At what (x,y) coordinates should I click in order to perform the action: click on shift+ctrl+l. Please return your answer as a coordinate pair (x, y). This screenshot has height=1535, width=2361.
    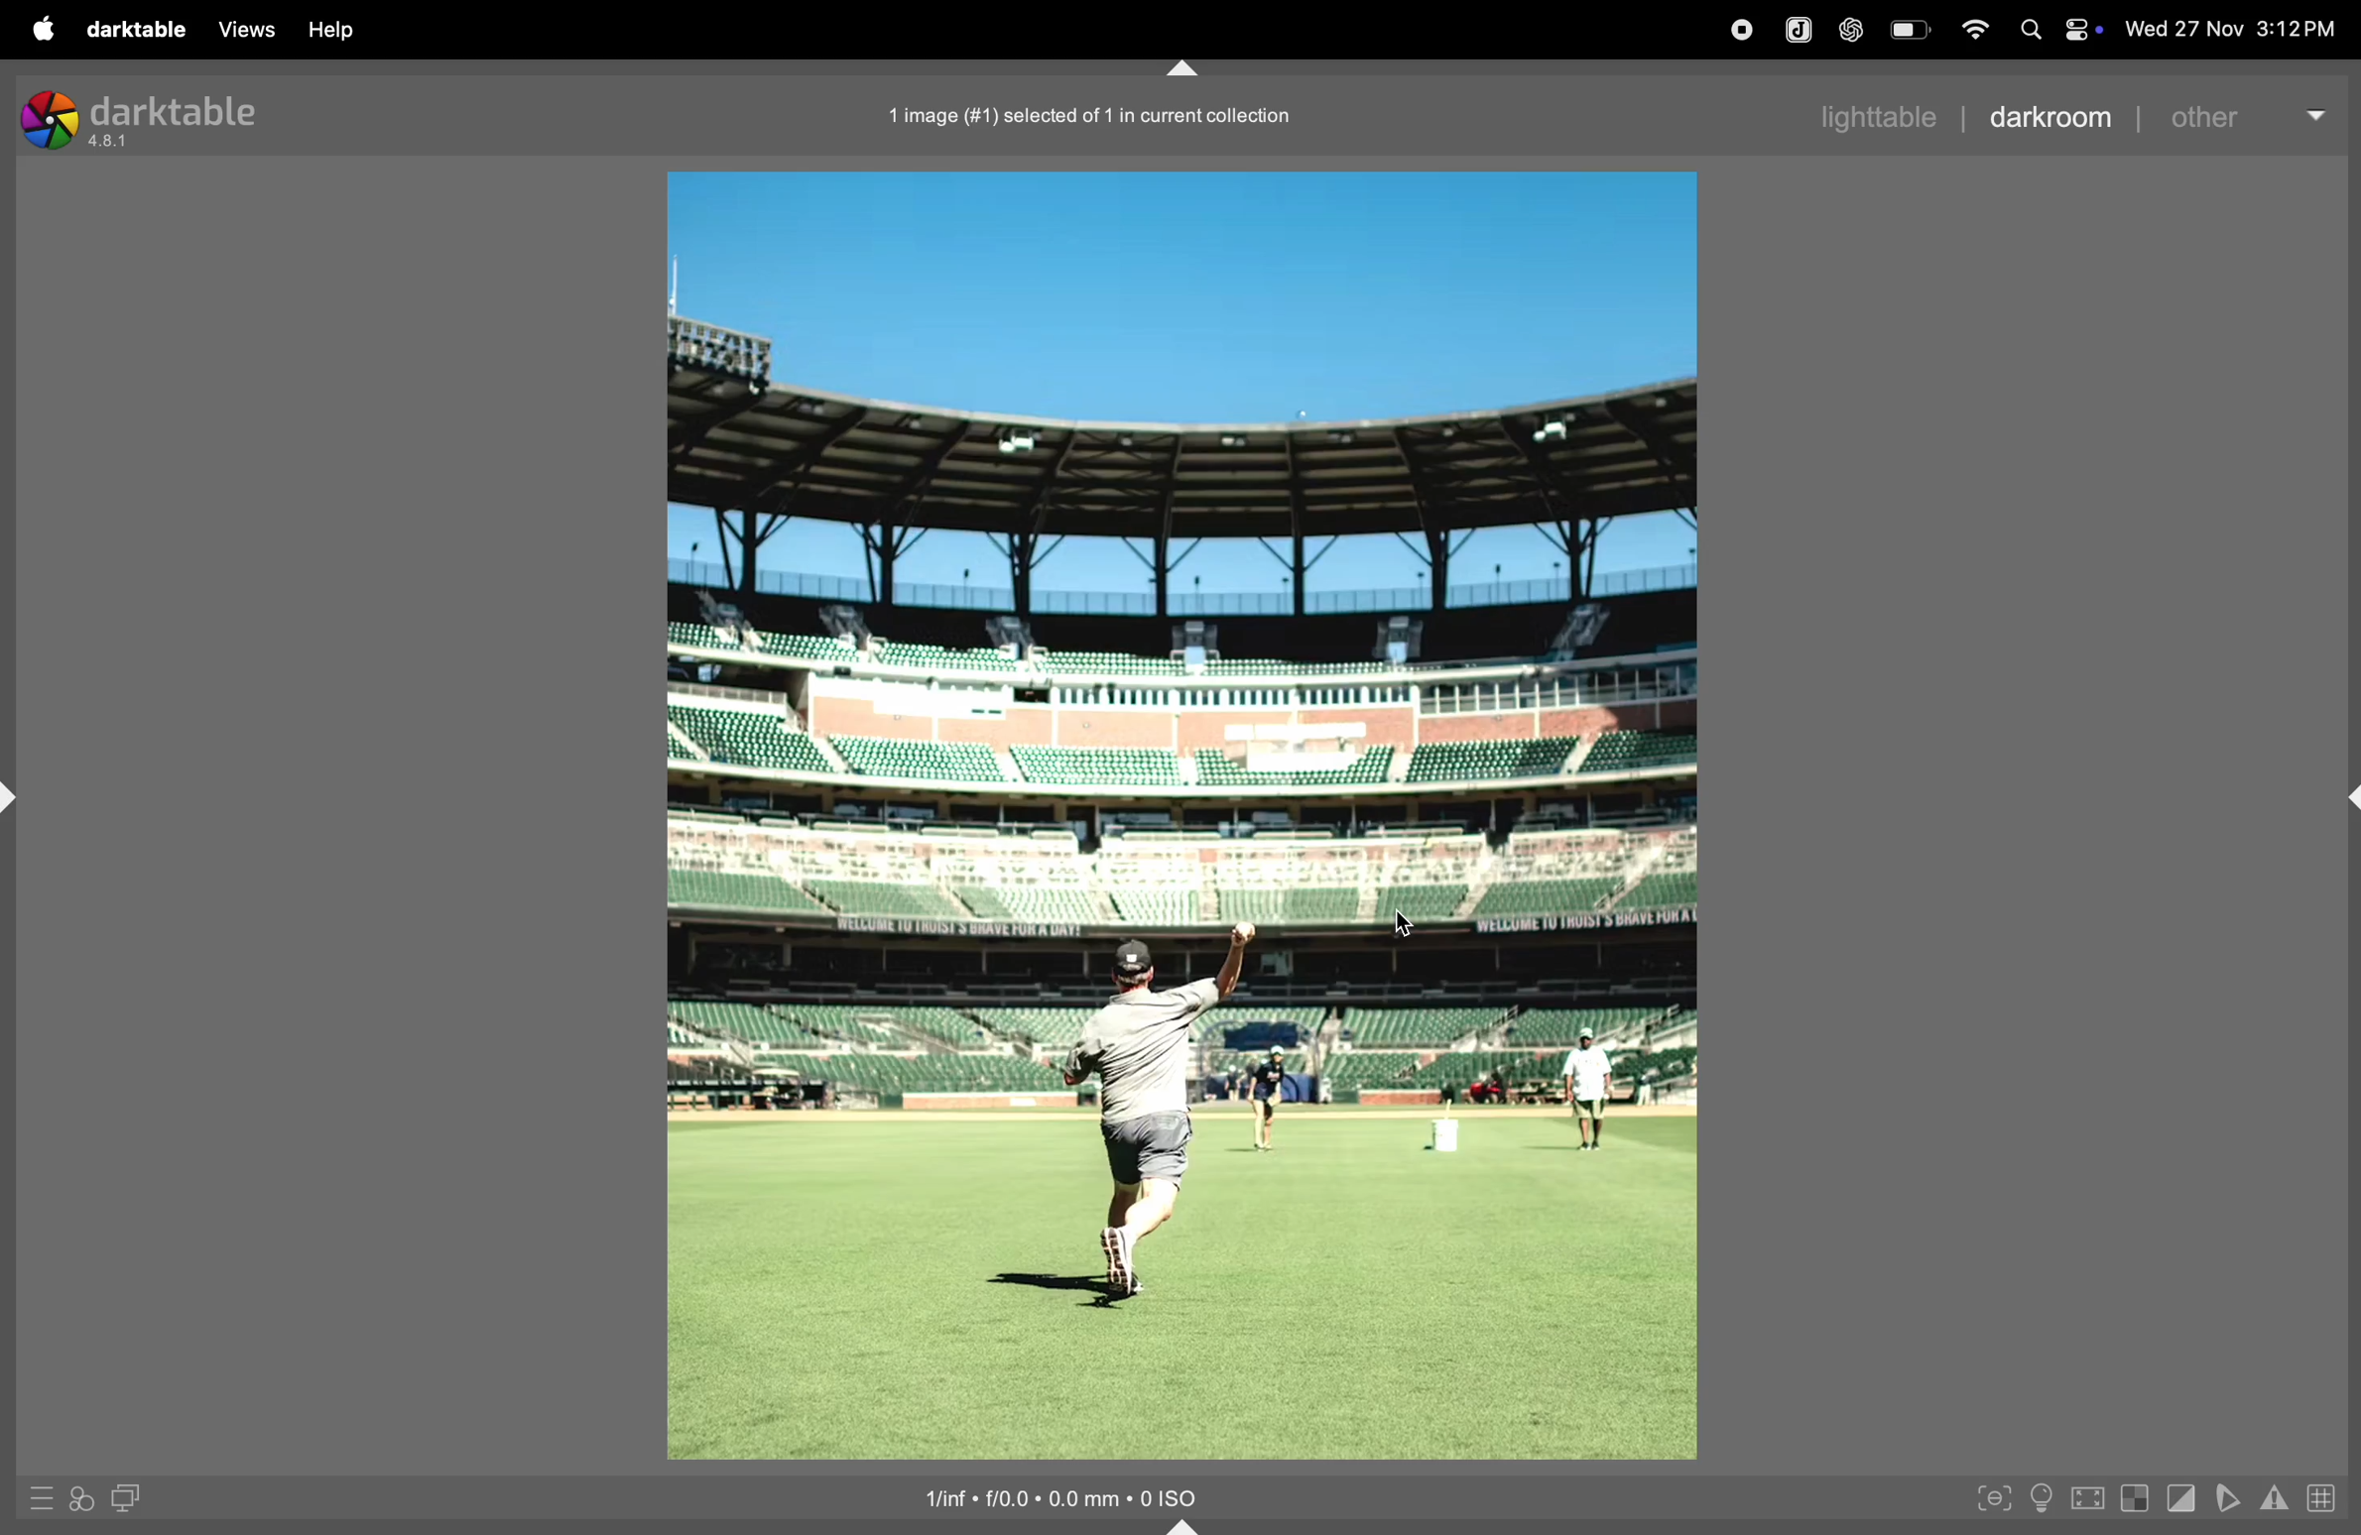
    Looking at the image, I should click on (16, 799).